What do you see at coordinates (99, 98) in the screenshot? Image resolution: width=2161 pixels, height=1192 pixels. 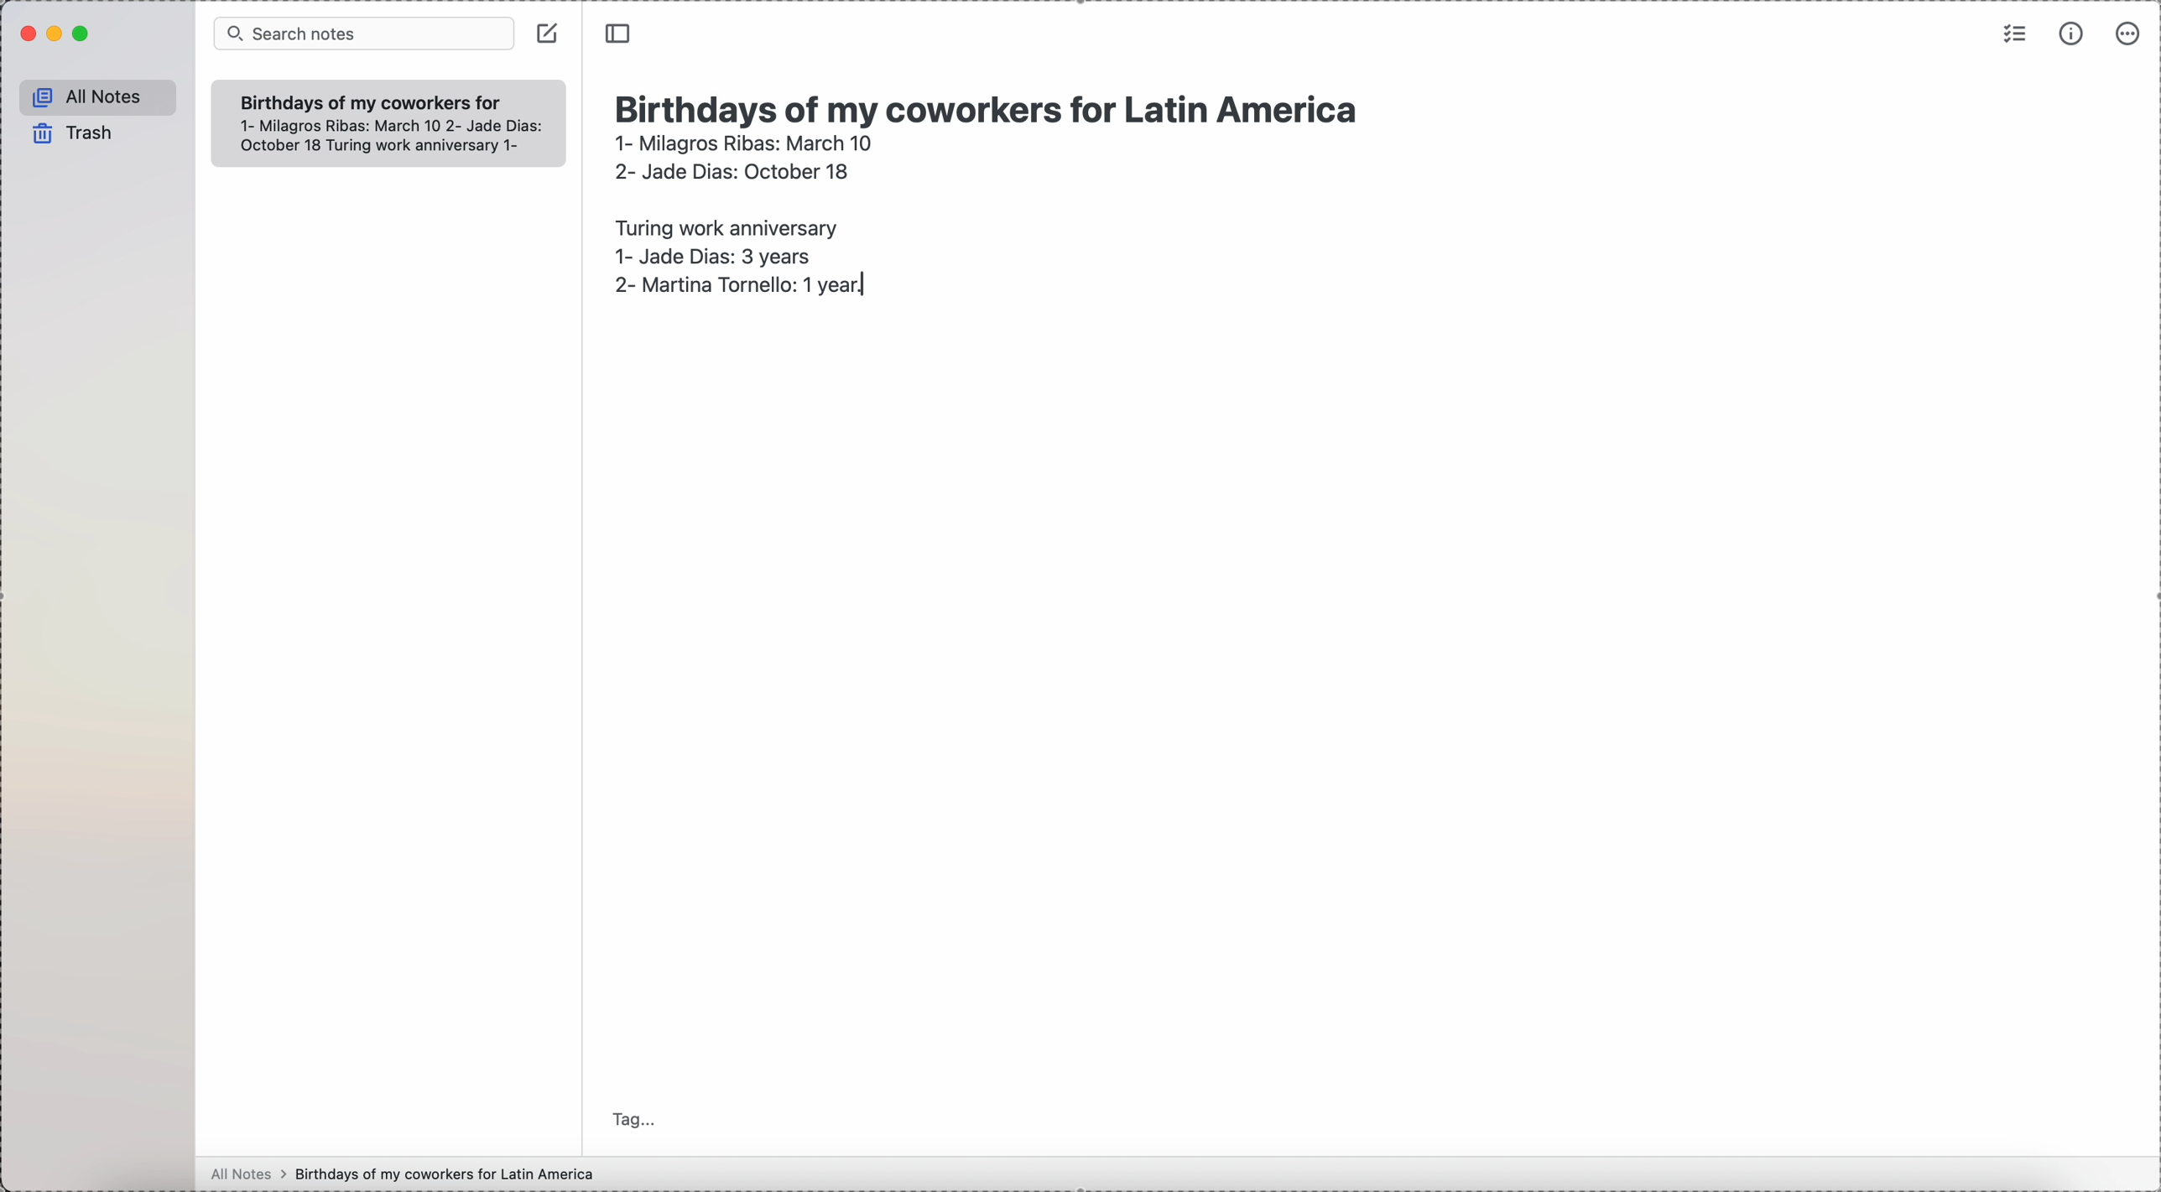 I see `all notes` at bounding box center [99, 98].